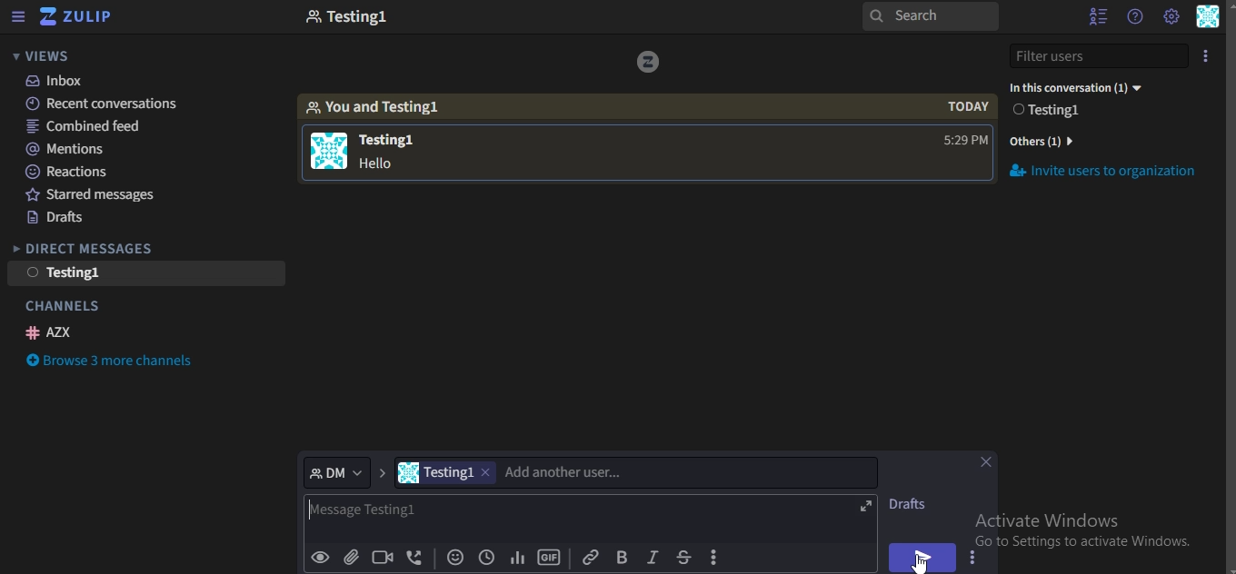  What do you see at coordinates (913, 504) in the screenshot?
I see `draft` at bounding box center [913, 504].